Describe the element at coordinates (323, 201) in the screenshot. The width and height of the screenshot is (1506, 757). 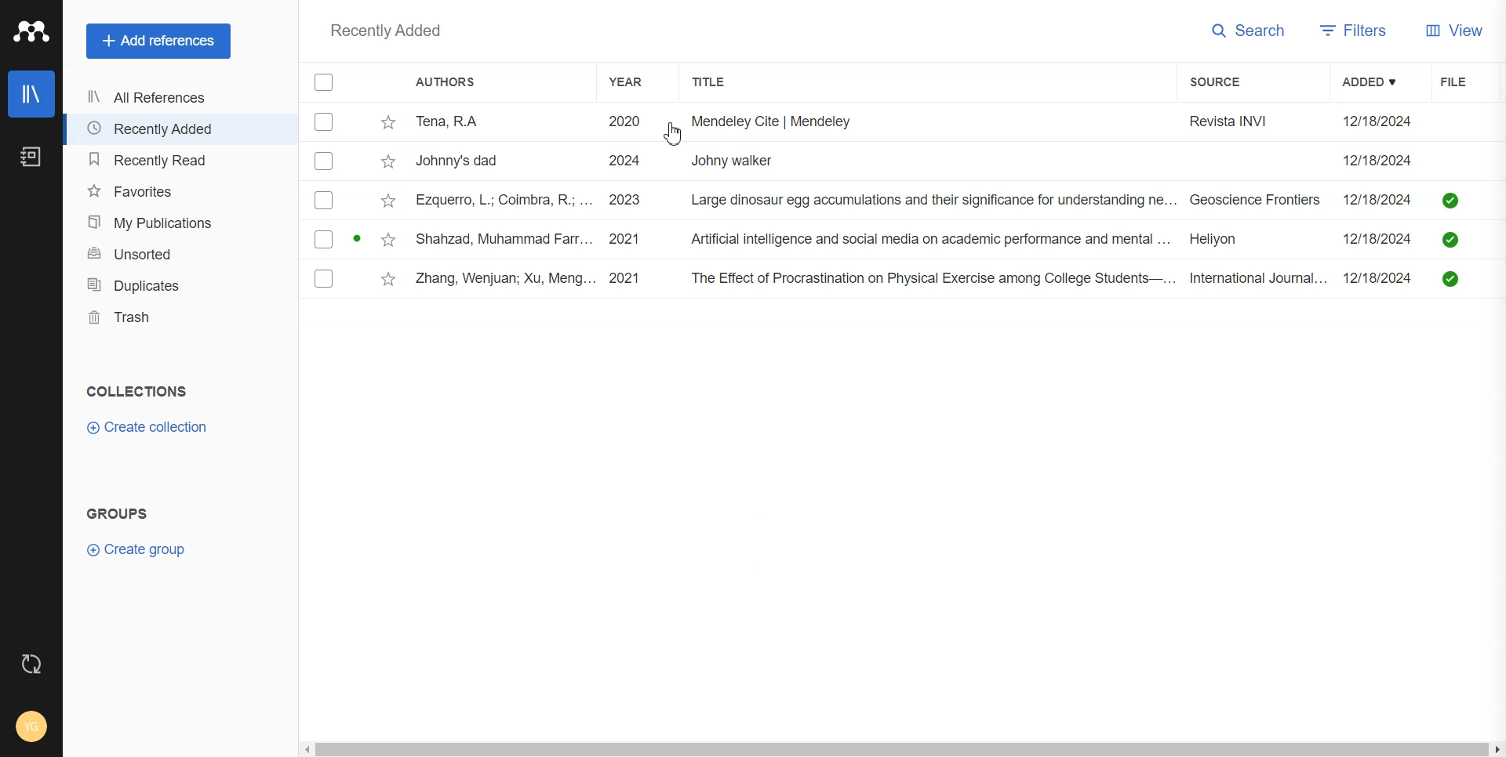
I see `Checkbox` at that location.